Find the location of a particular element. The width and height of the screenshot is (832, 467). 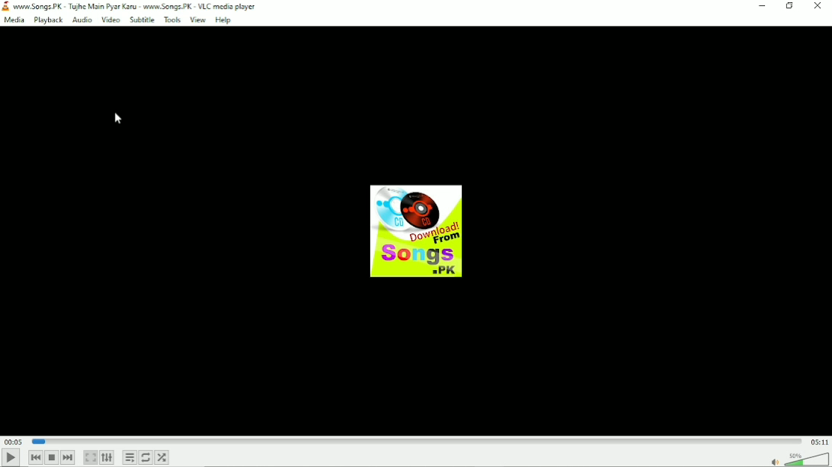

Play is located at coordinates (11, 456).